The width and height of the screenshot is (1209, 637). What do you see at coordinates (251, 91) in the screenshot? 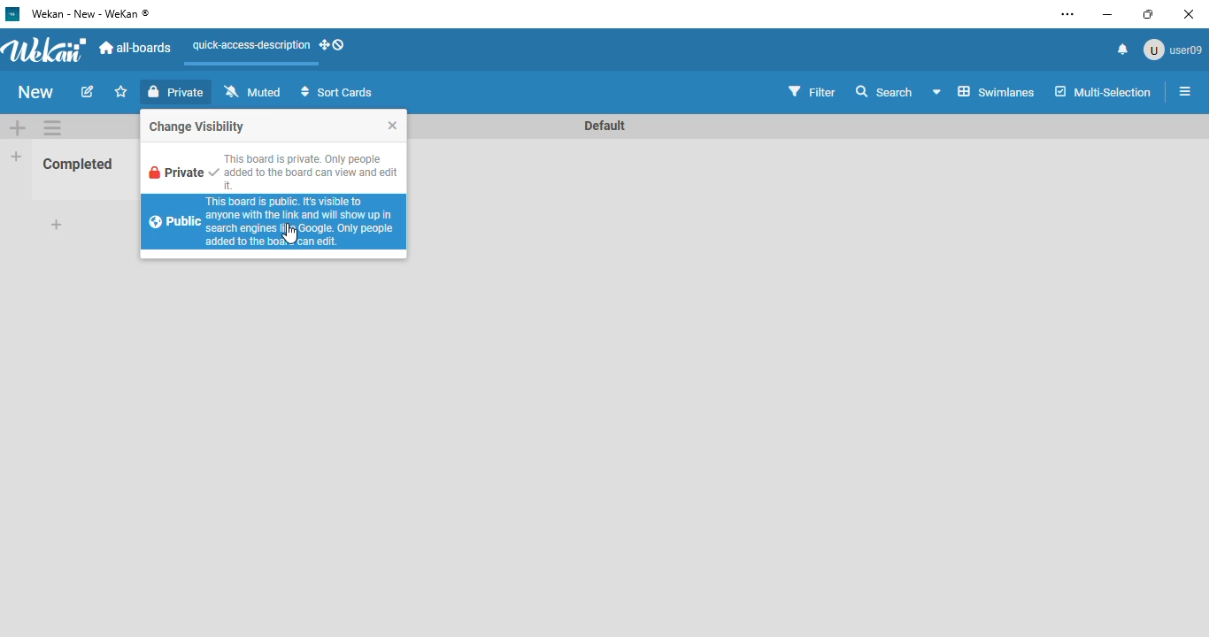
I see `muted` at bounding box center [251, 91].